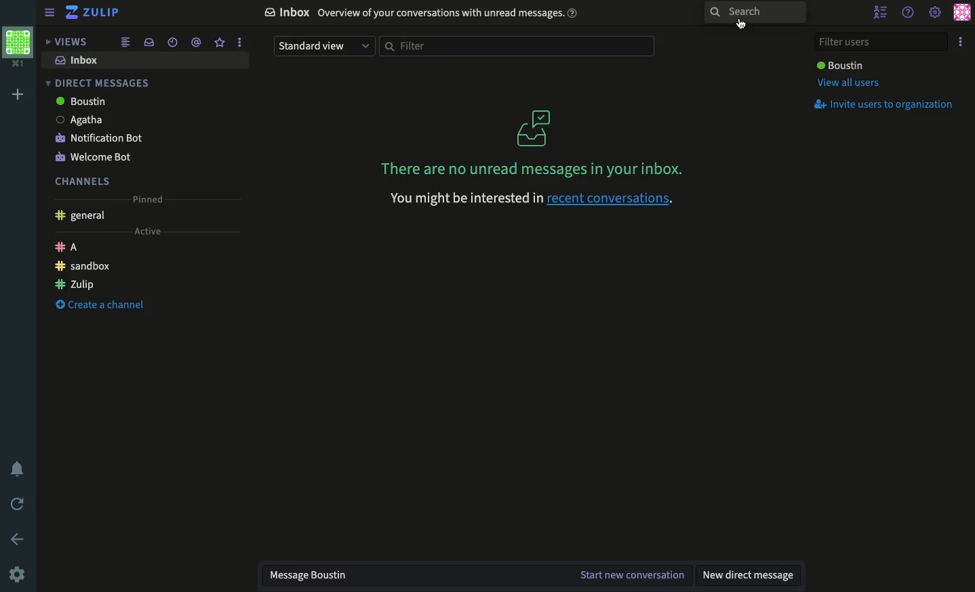 The image size is (975, 592). What do you see at coordinates (961, 43) in the screenshot?
I see `Options` at bounding box center [961, 43].